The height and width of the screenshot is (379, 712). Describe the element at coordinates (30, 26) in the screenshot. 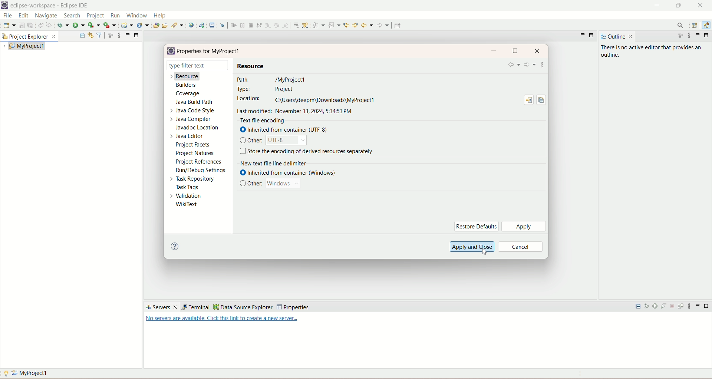

I see `save all` at that location.